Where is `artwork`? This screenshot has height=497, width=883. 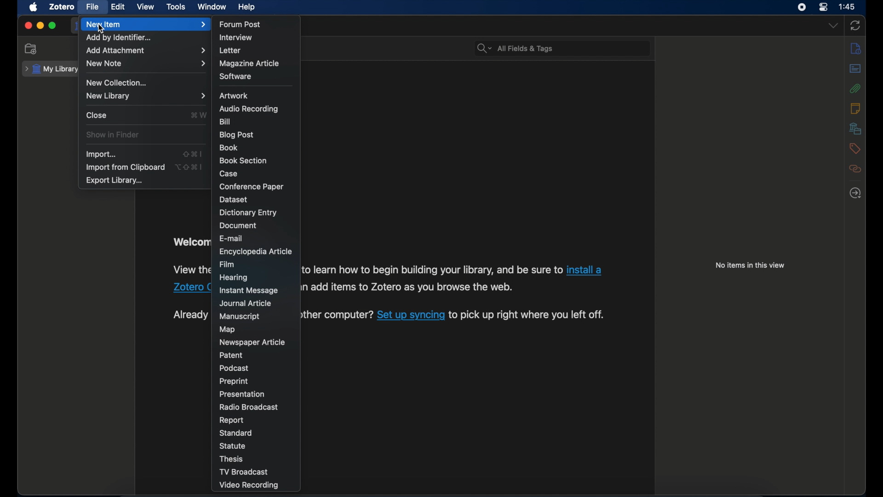
artwork is located at coordinates (234, 96).